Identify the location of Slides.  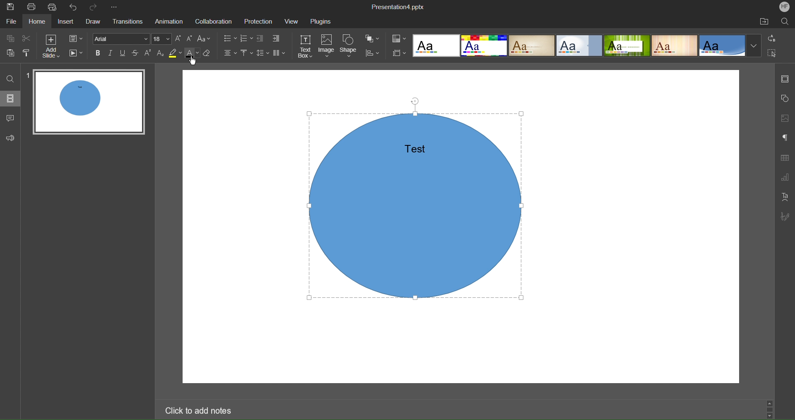
(12, 99).